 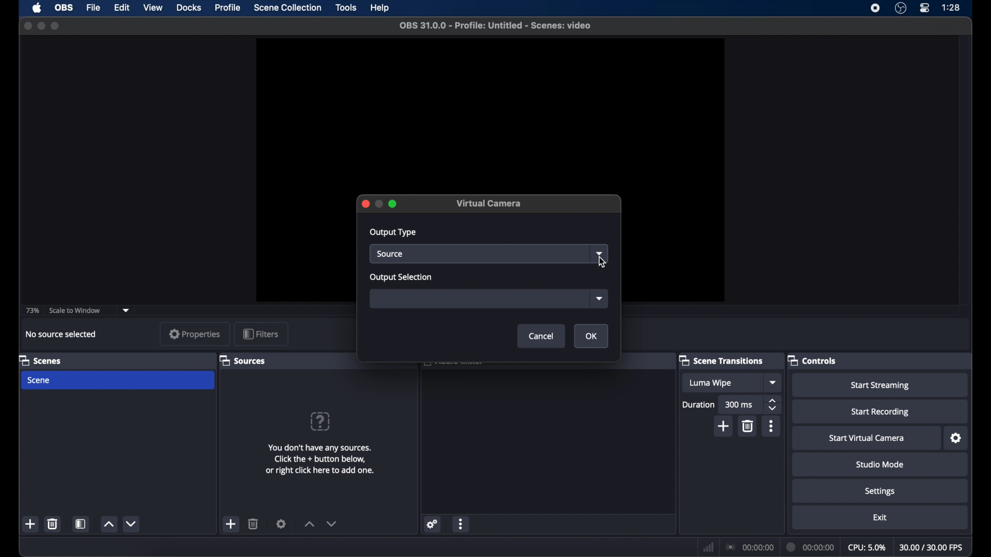 What do you see at coordinates (261, 334) in the screenshot?
I see `filters` at bounding box center [261, 334].